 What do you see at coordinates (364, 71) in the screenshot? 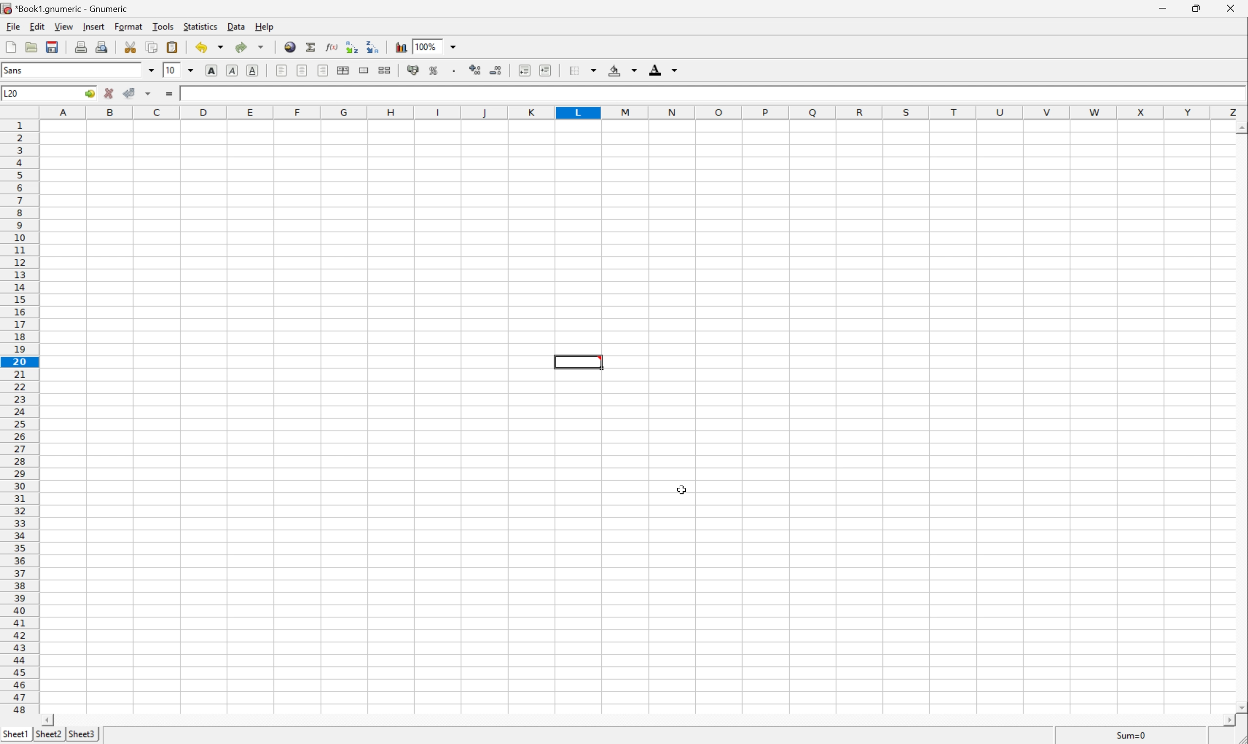
I see `Merge a range of cells` at bounding box center [364, 71].